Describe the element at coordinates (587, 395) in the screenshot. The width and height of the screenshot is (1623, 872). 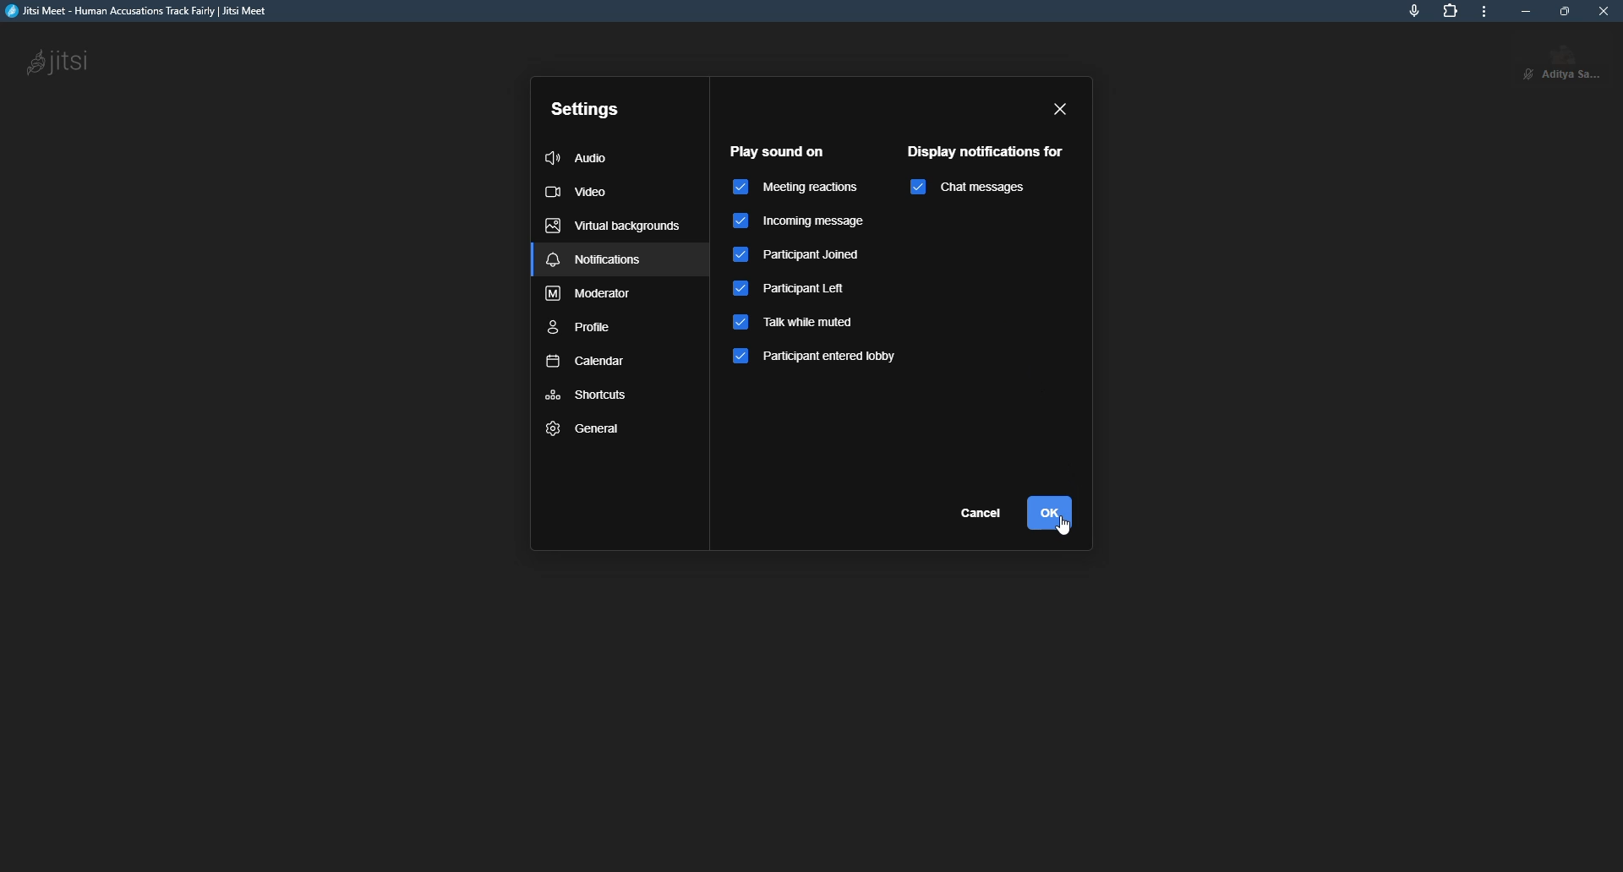
I see `shortcuts` at that location.